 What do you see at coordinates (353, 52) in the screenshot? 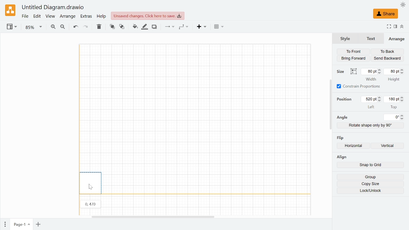
I see `To front` at bounding box center [353, 52].